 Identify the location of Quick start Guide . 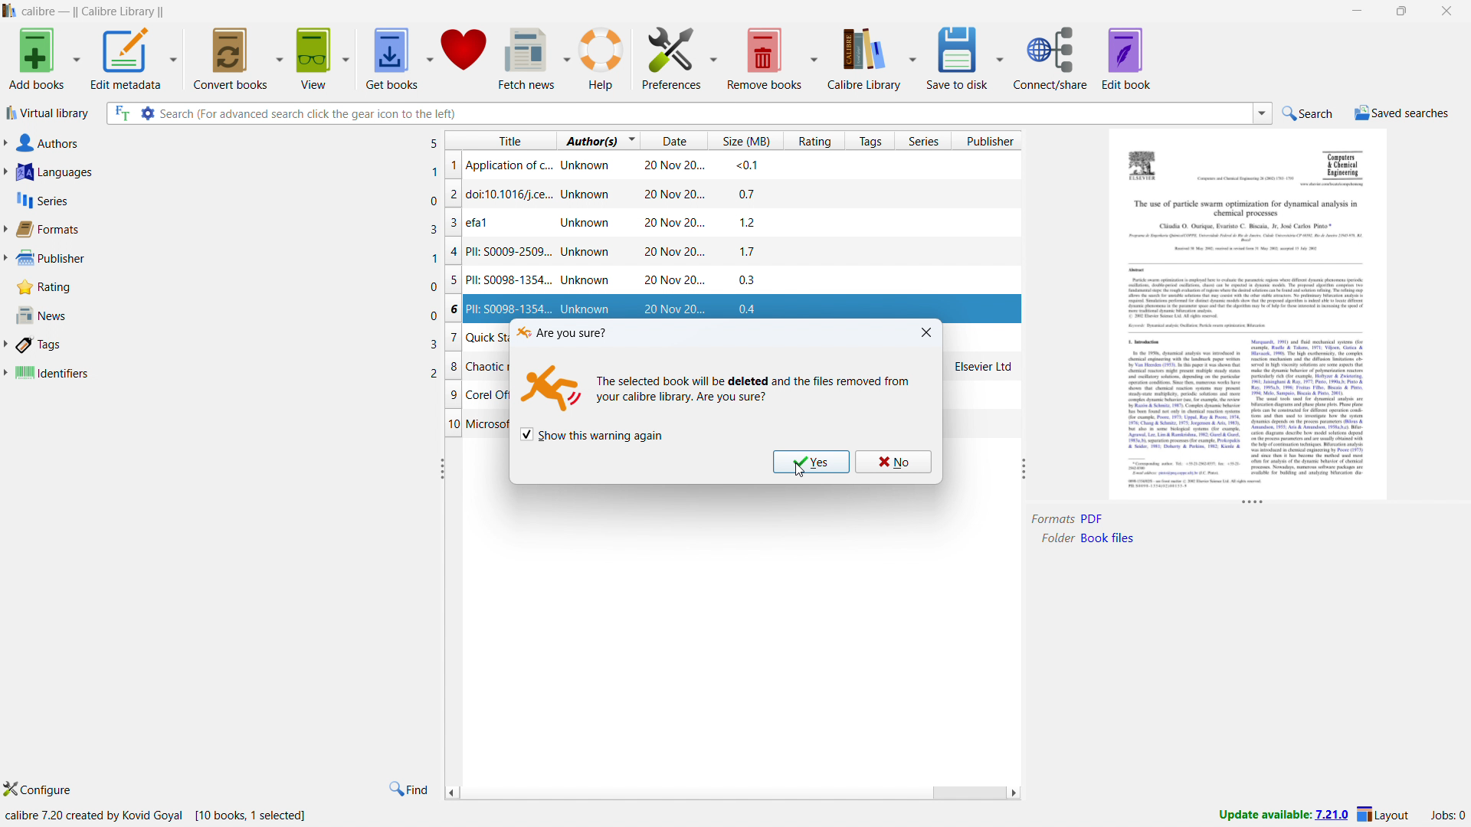
(476, 337).